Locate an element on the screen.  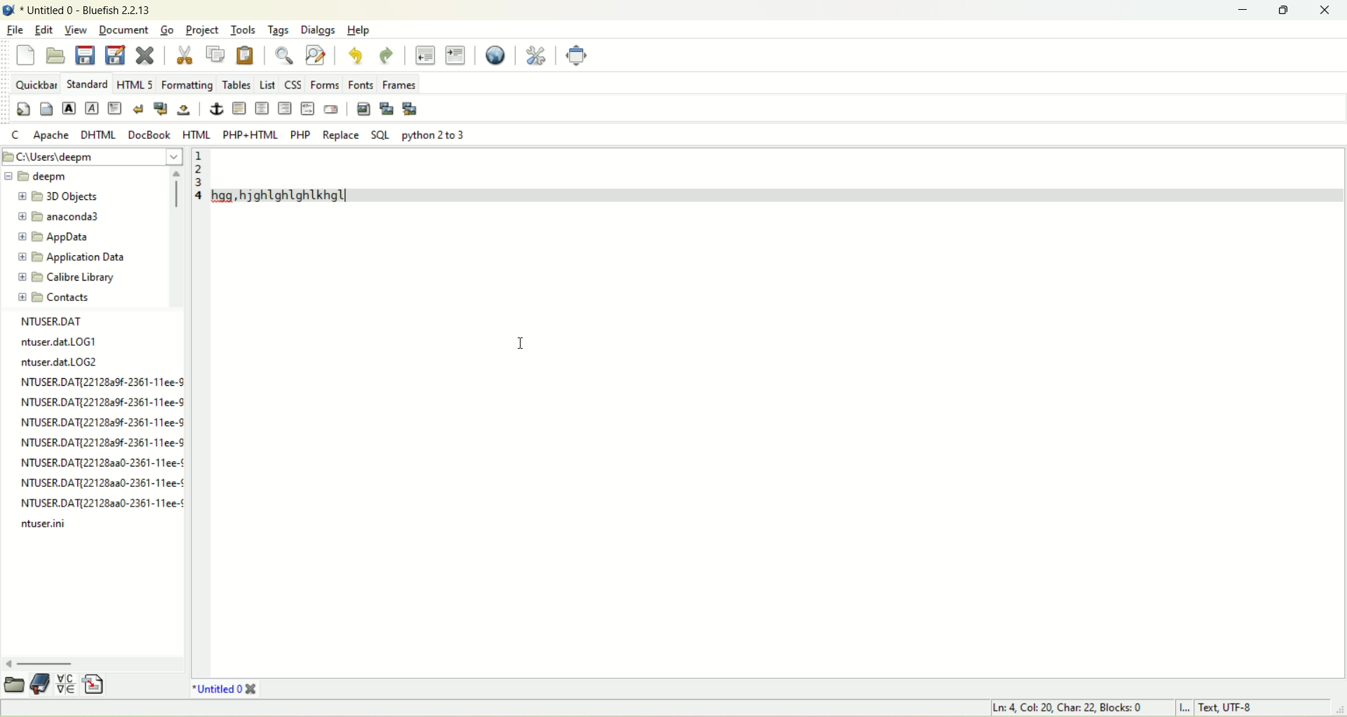
view in browser is located at coordinates (496, 55).